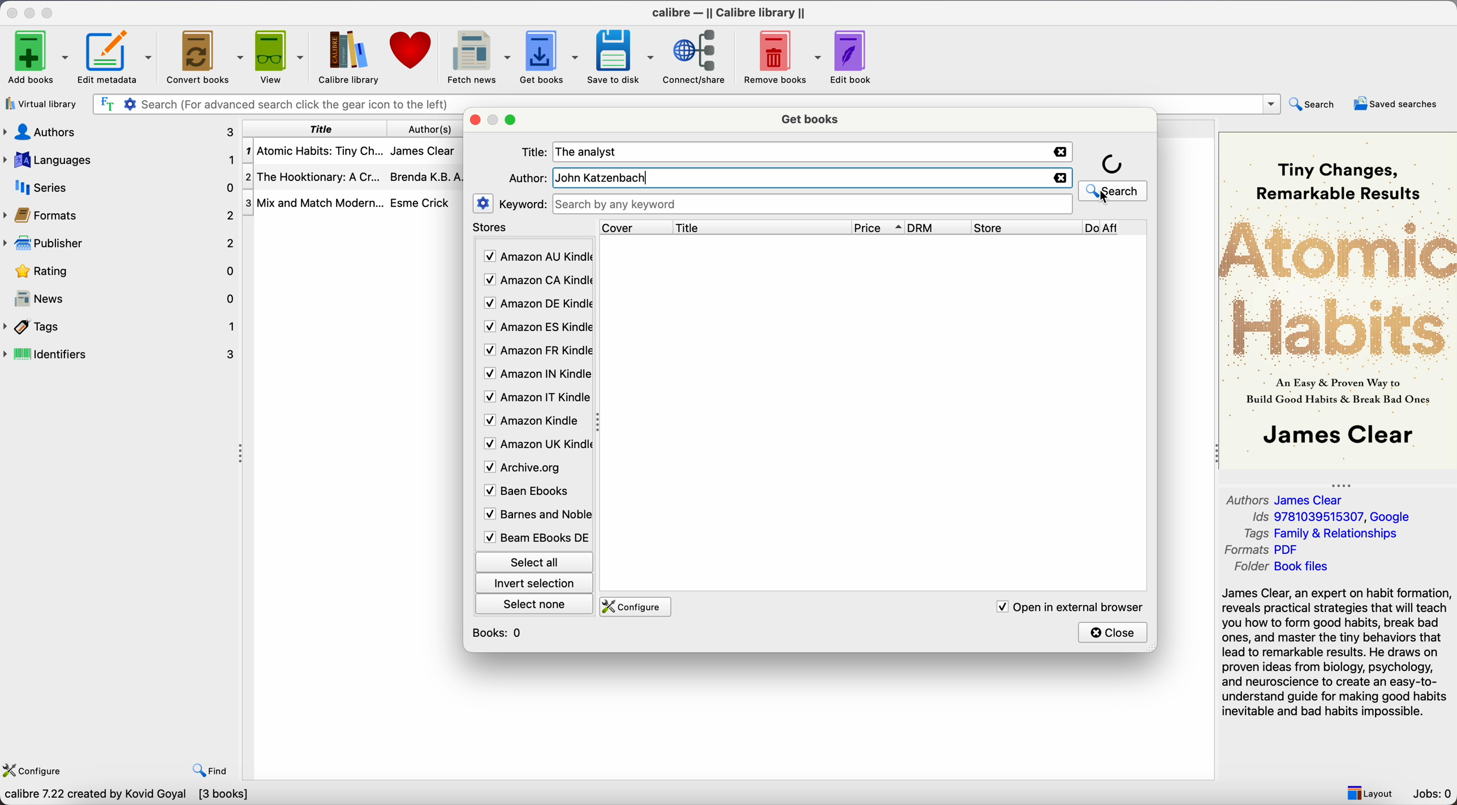  I want to click on edit book, so click(852, 55).